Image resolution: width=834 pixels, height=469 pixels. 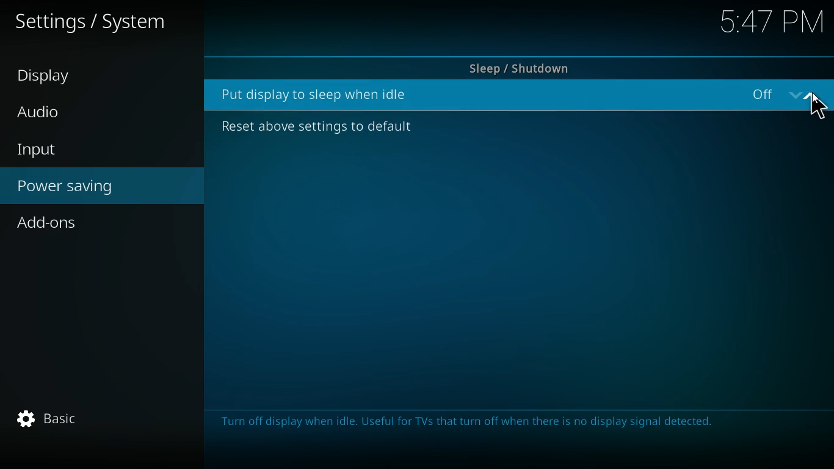 What do you see at coordinates (320, 94) in the screenshot?
I see `put display to sleep when idle` at bounding box center [320, 94].